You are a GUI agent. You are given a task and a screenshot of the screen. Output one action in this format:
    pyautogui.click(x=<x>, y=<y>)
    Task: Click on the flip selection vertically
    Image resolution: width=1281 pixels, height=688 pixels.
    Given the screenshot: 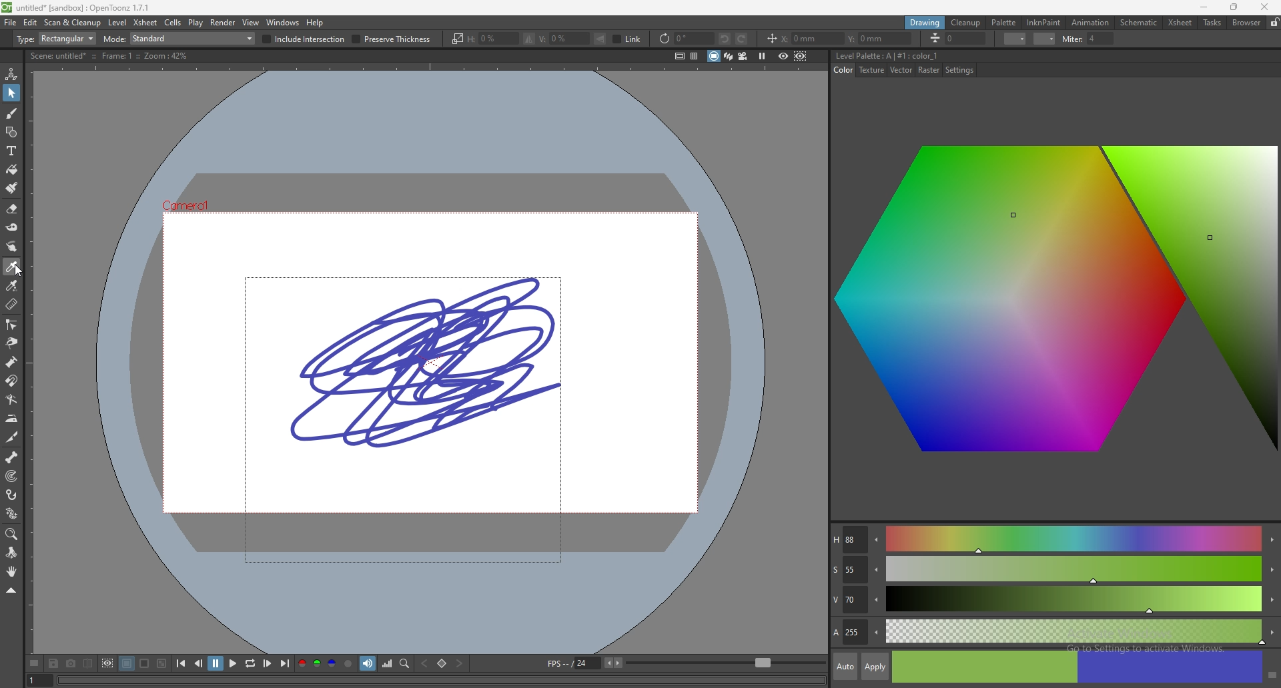 What is the action you would take?
    pyautogui.click(x=601, y=38)
    